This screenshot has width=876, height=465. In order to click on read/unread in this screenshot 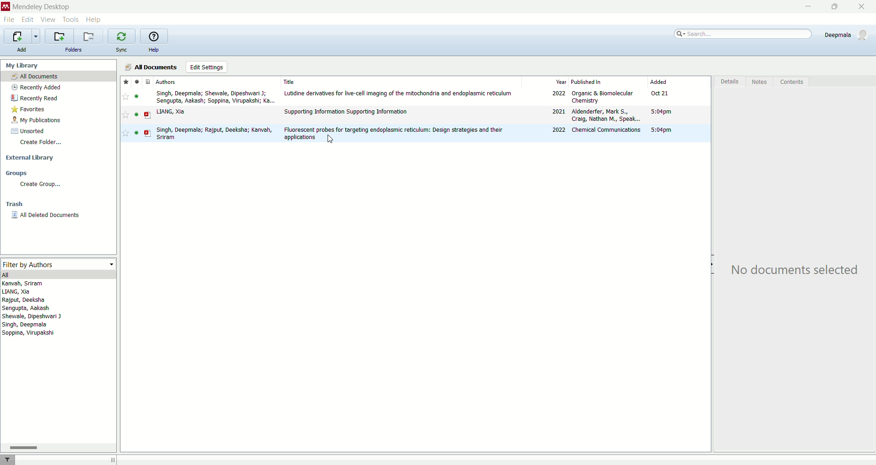, I will do `click(136, 96)`.